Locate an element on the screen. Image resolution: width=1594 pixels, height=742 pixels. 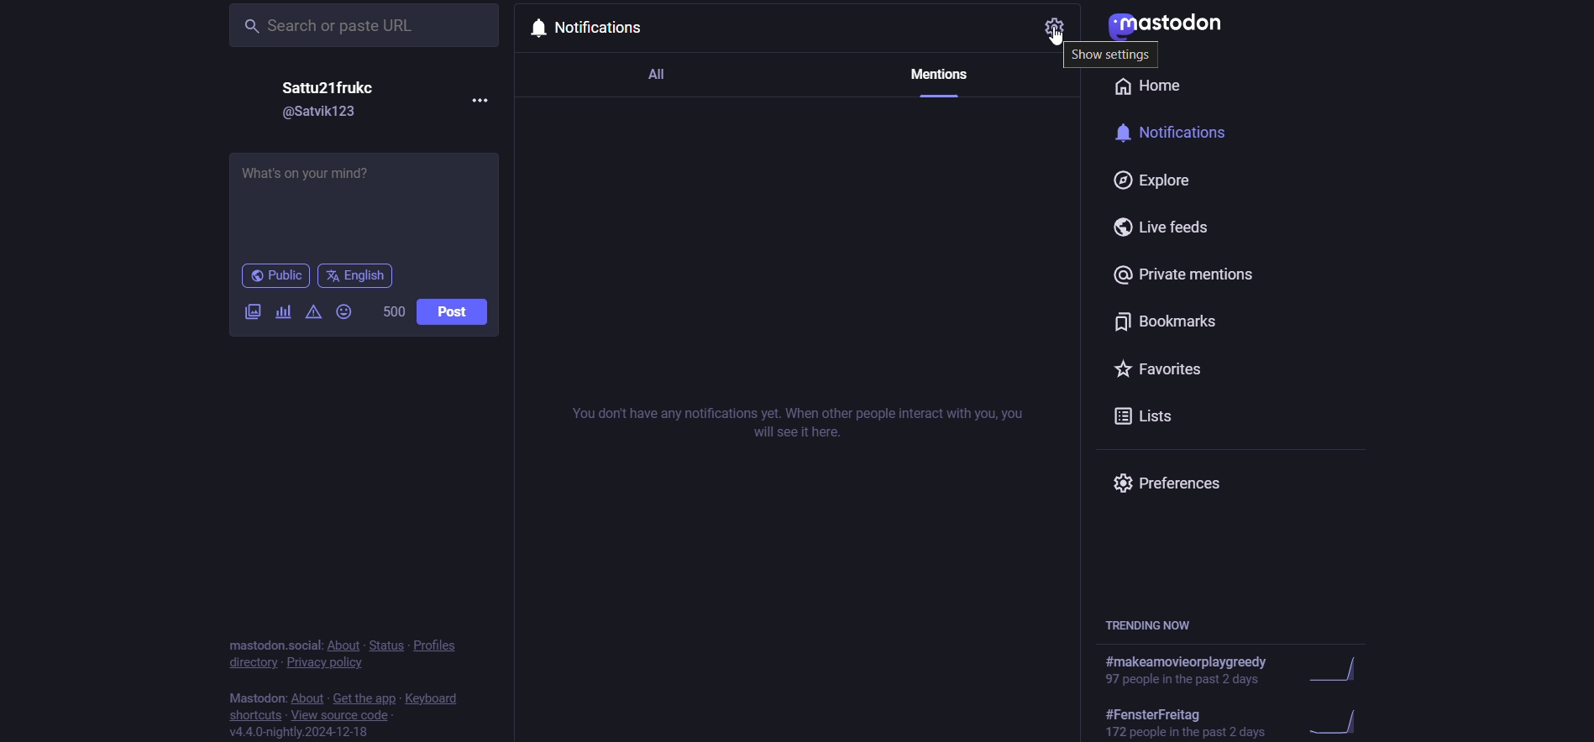
Favorites is located at coordinates (1177, 366).